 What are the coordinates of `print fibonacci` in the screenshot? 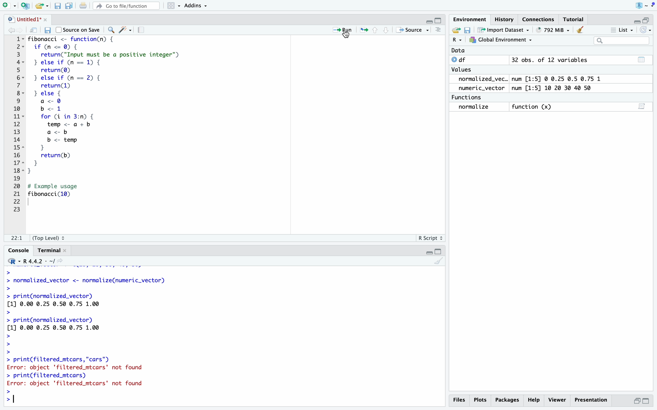 It's located at (61, 191).